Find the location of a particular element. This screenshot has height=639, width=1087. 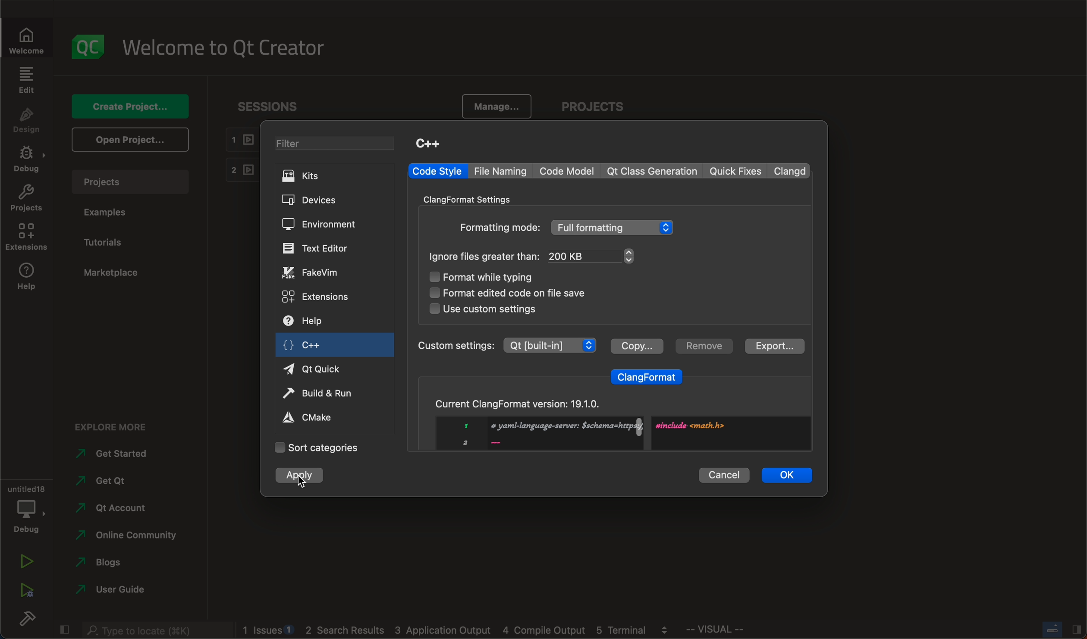

ok is located at coordinates (788, 474).